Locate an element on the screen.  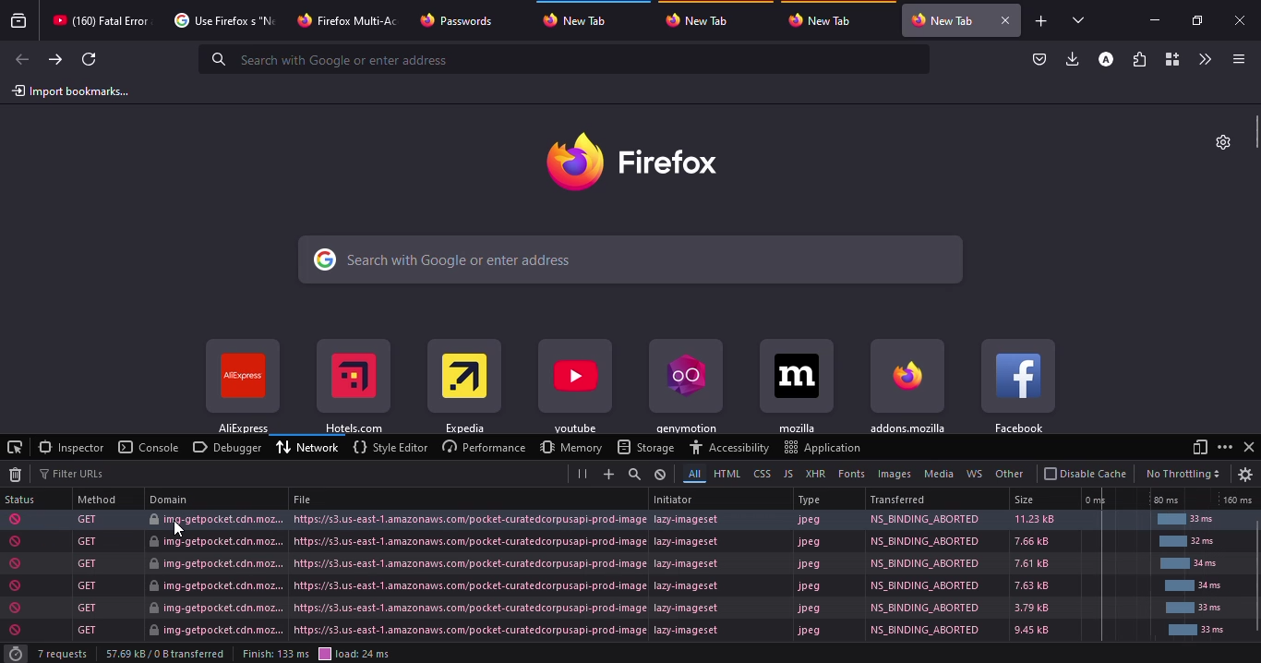
tab is located at coordinates (706, 20).